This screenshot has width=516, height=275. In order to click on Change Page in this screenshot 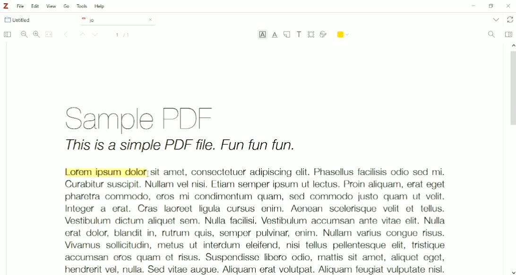, I will do `click(66, 35)`.